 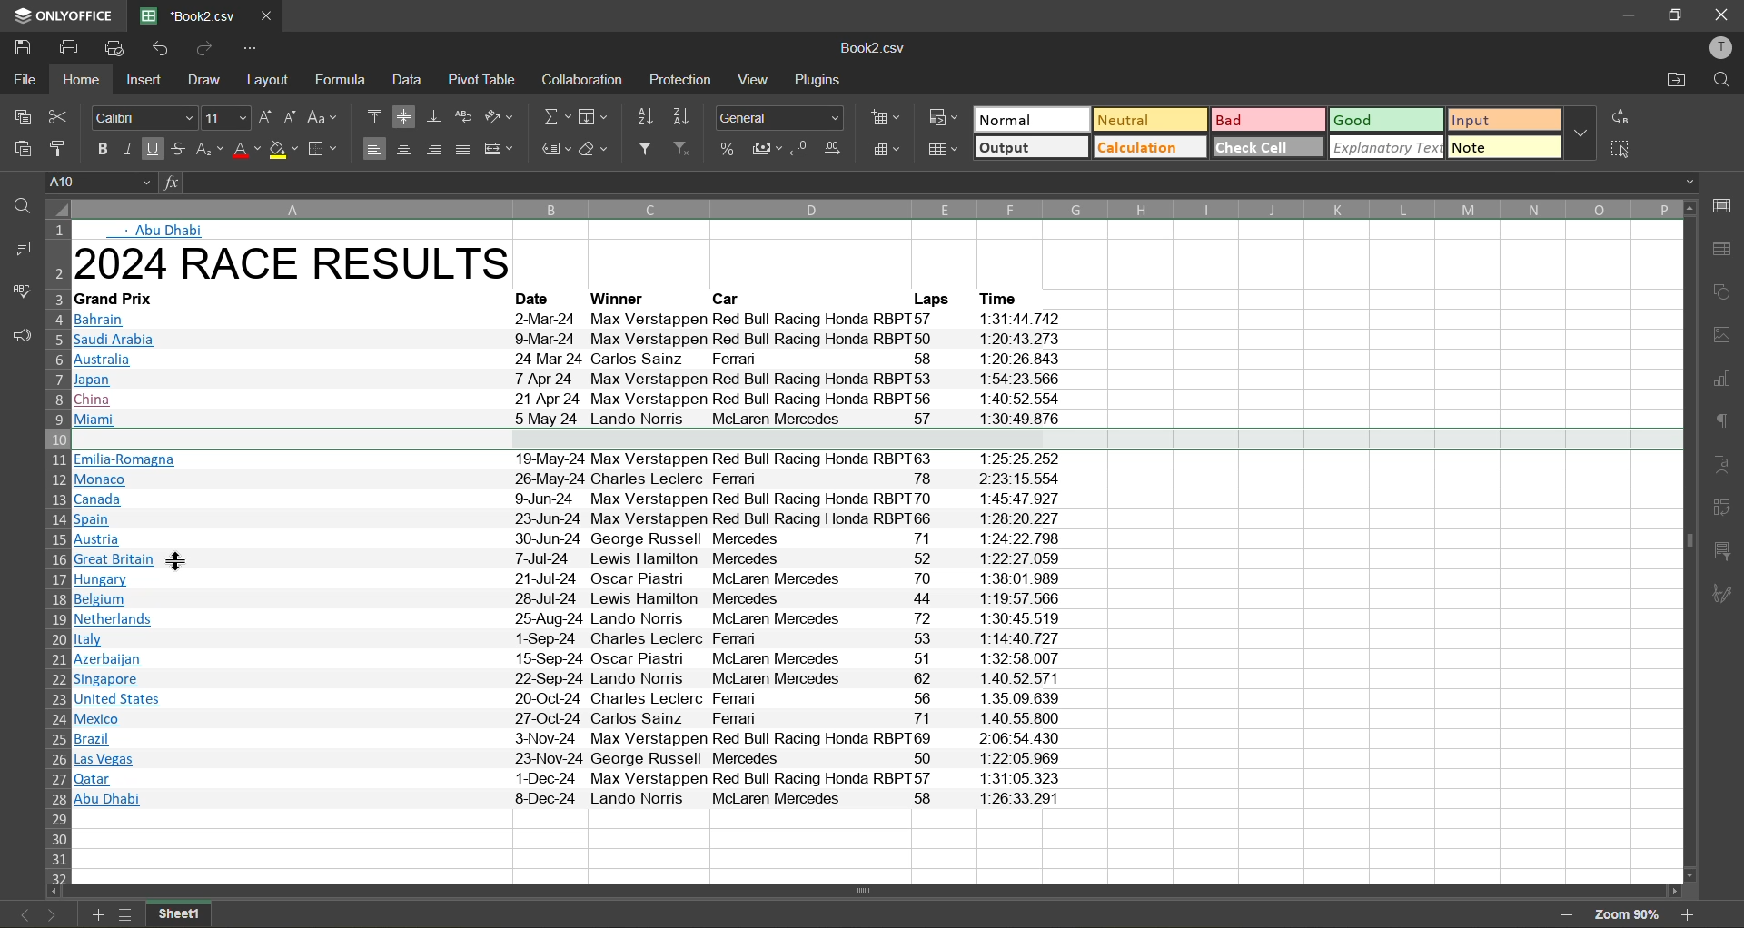 I want to click on columns, so click(x=877, y=206).